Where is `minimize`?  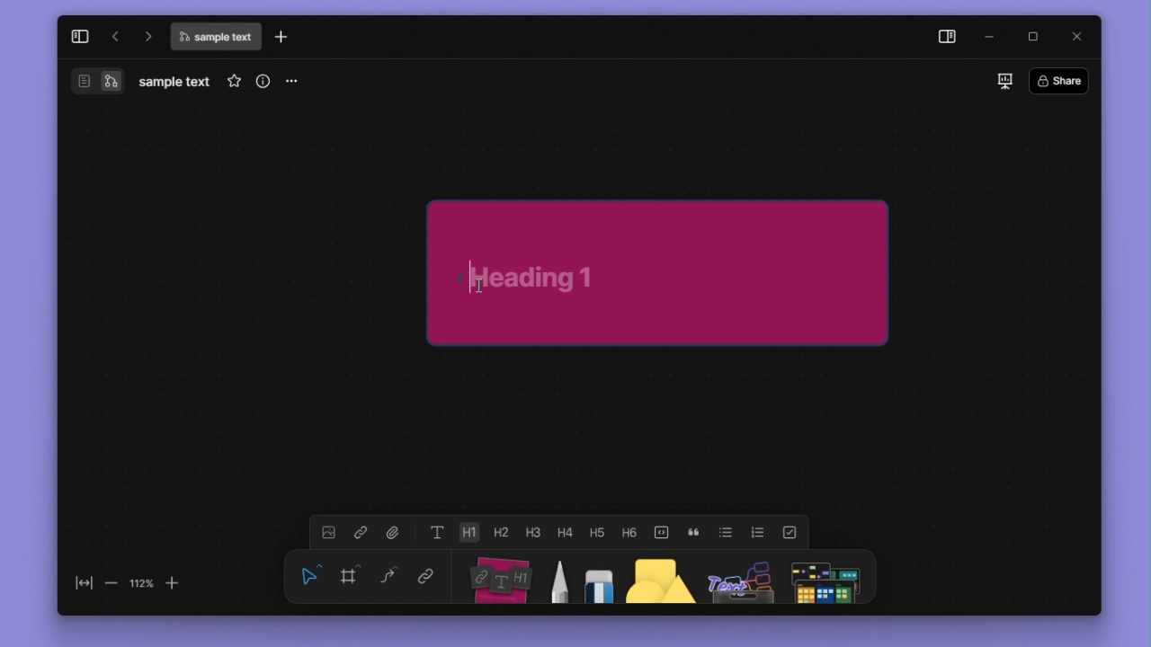
minimize is located at coordinates (991, 38).